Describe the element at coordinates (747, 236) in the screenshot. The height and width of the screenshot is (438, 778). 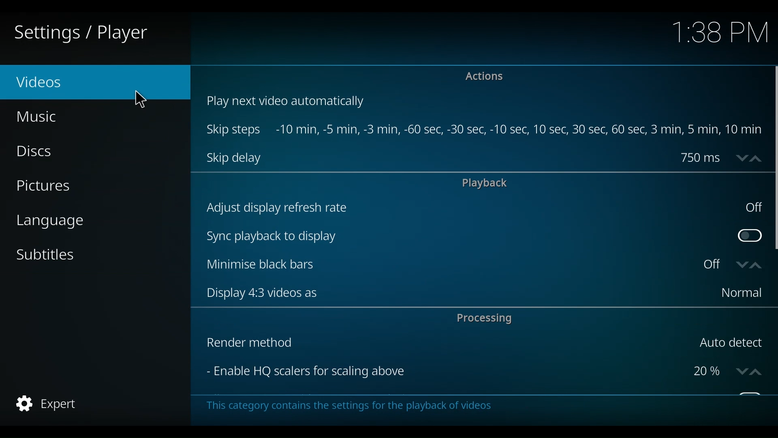
I see `Toggle Sync playback to display` at that location.